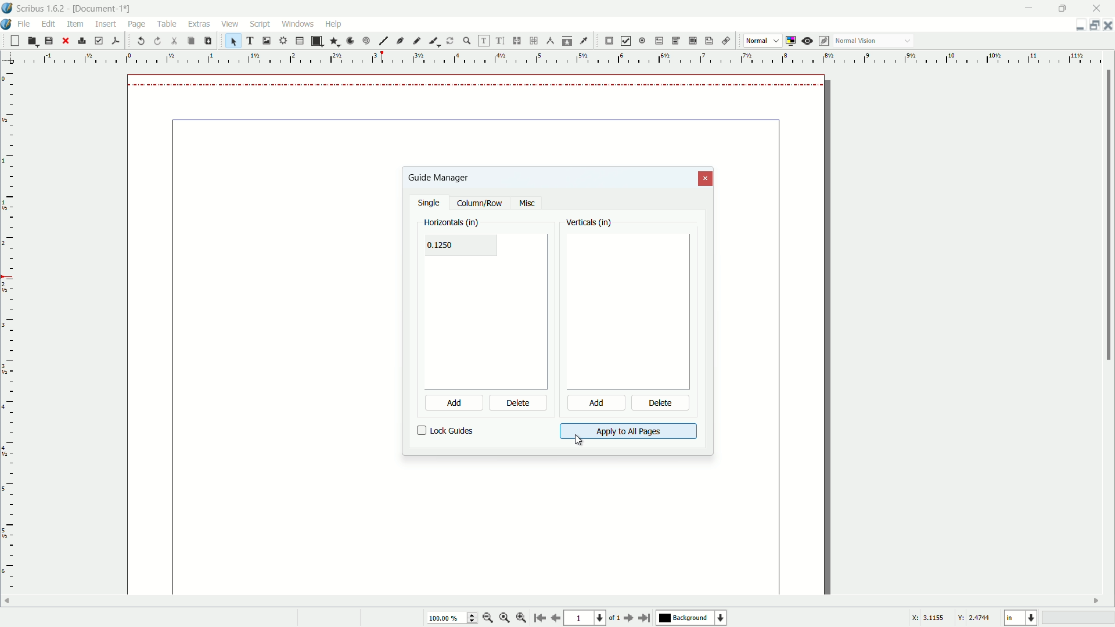 The height and width of the screenshot is (627, 1115). I want to click on open, so click(31, 41).